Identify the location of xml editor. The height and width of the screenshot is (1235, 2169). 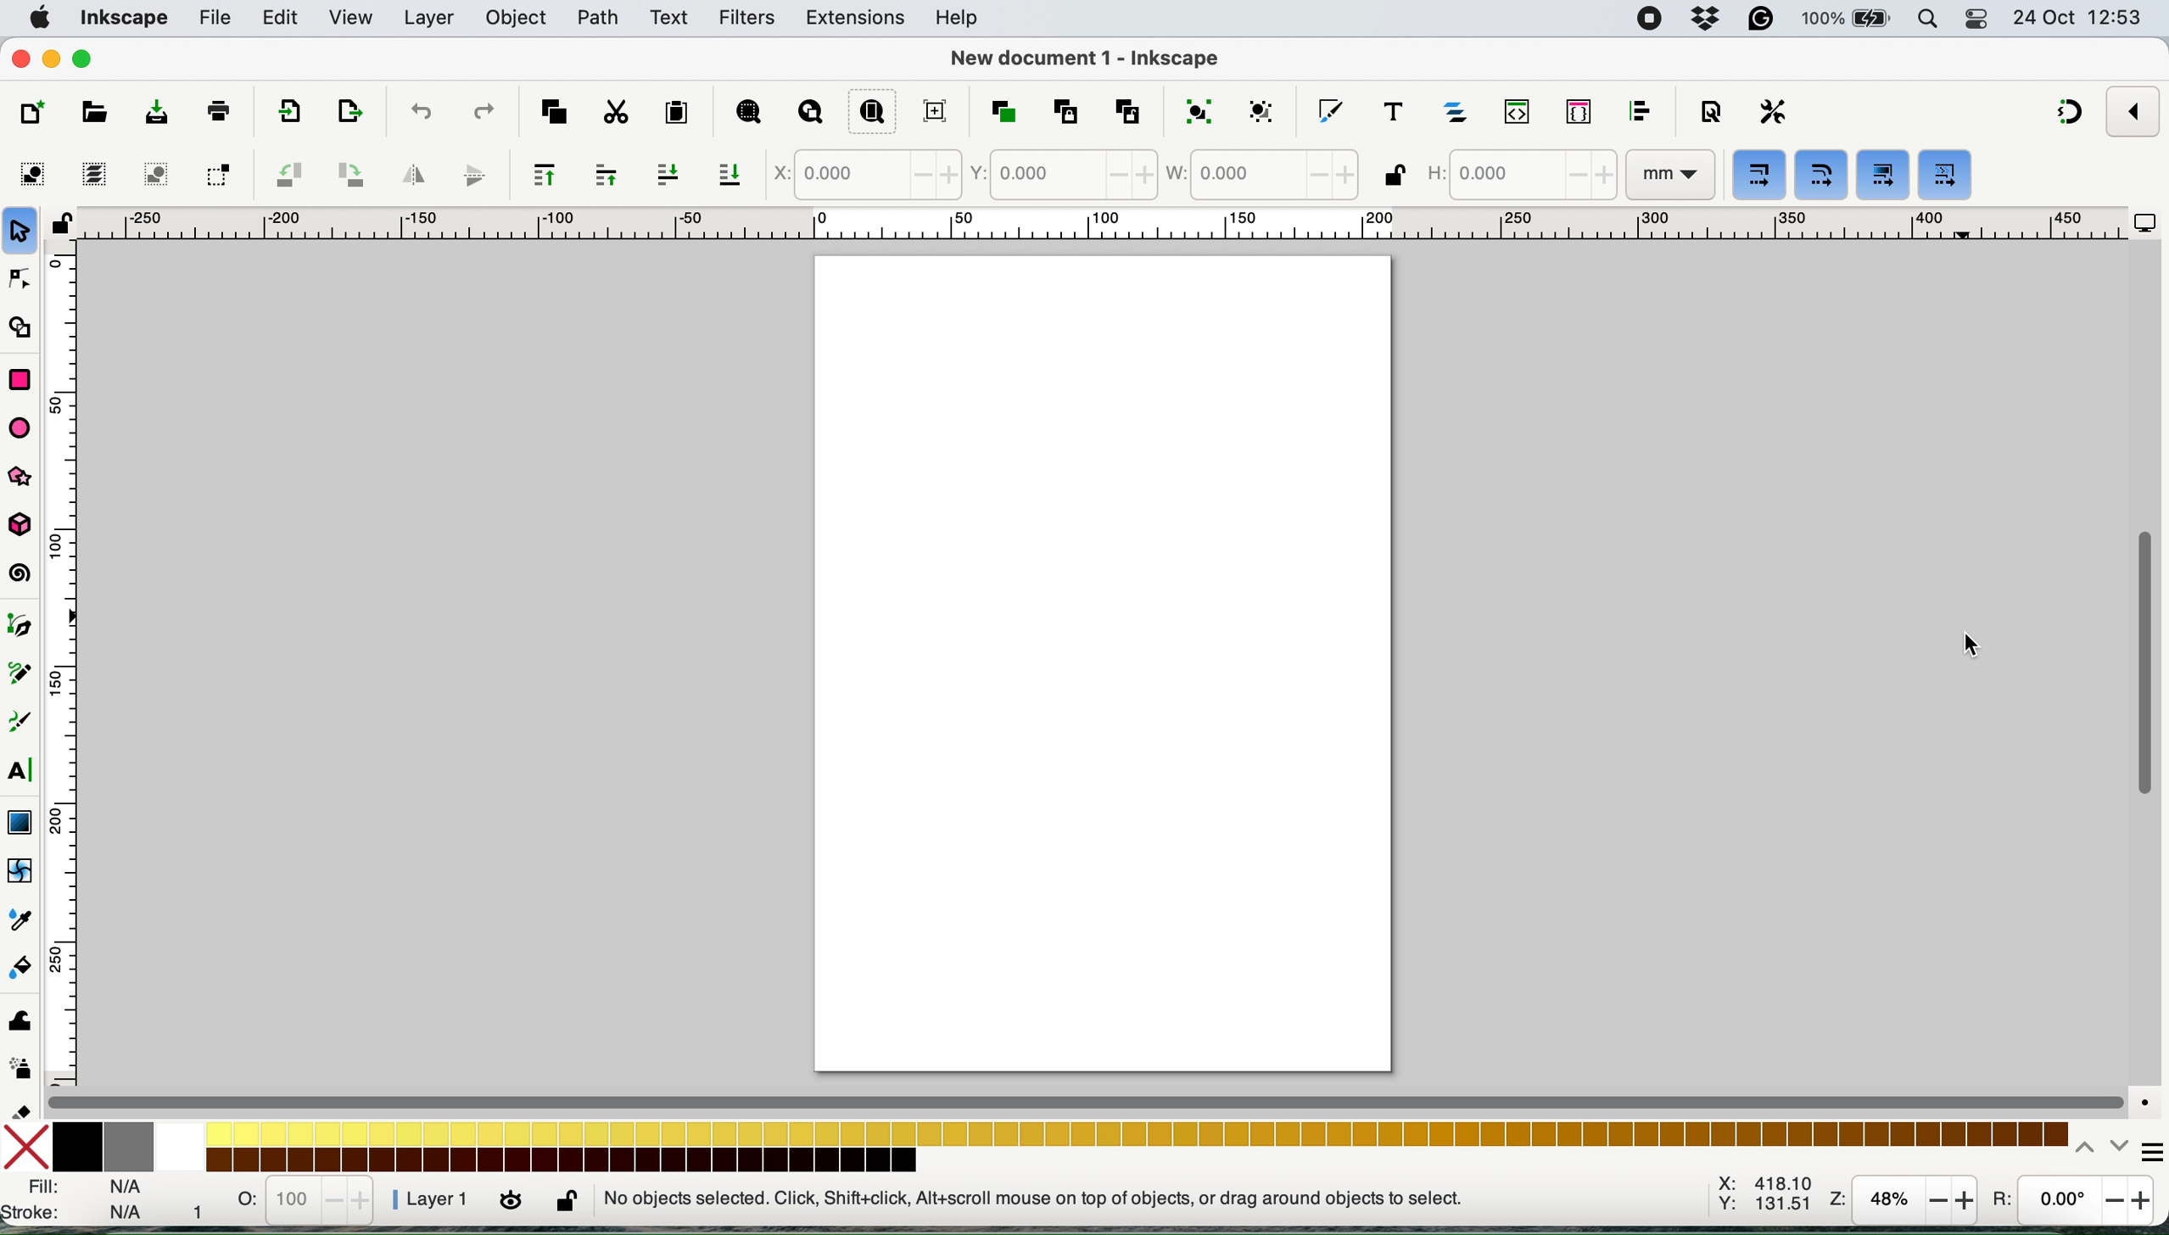
(1524, 111).